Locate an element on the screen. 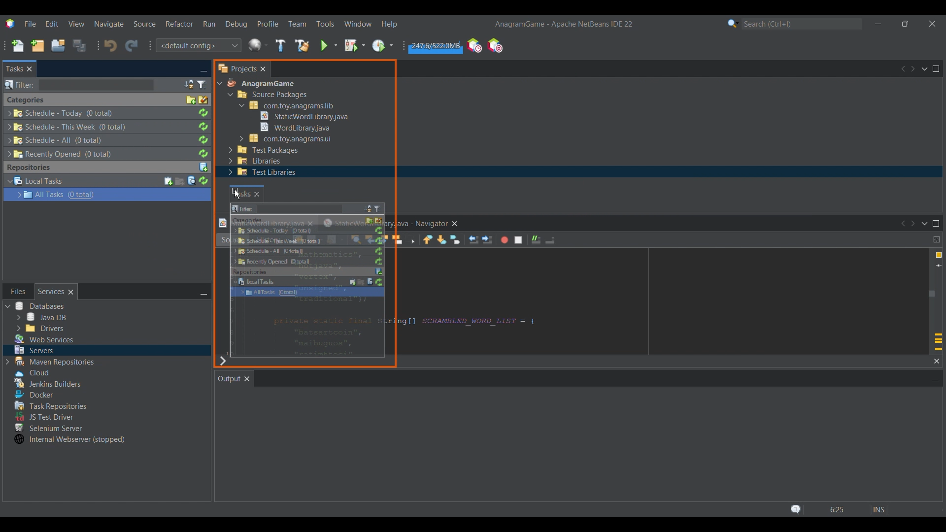 The image size is (946, 532).  is located at coordinates (51, 383).